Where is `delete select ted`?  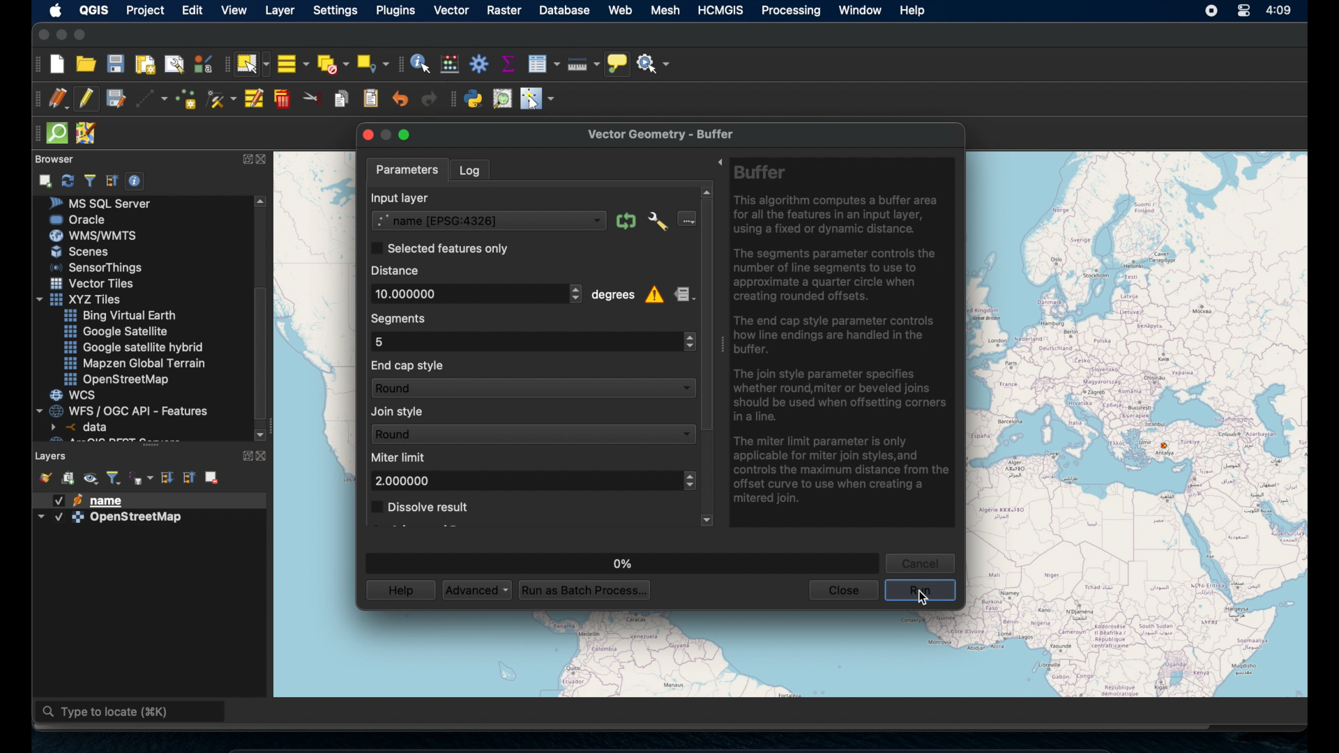 delete select ted is located at coordinates (282, 99).